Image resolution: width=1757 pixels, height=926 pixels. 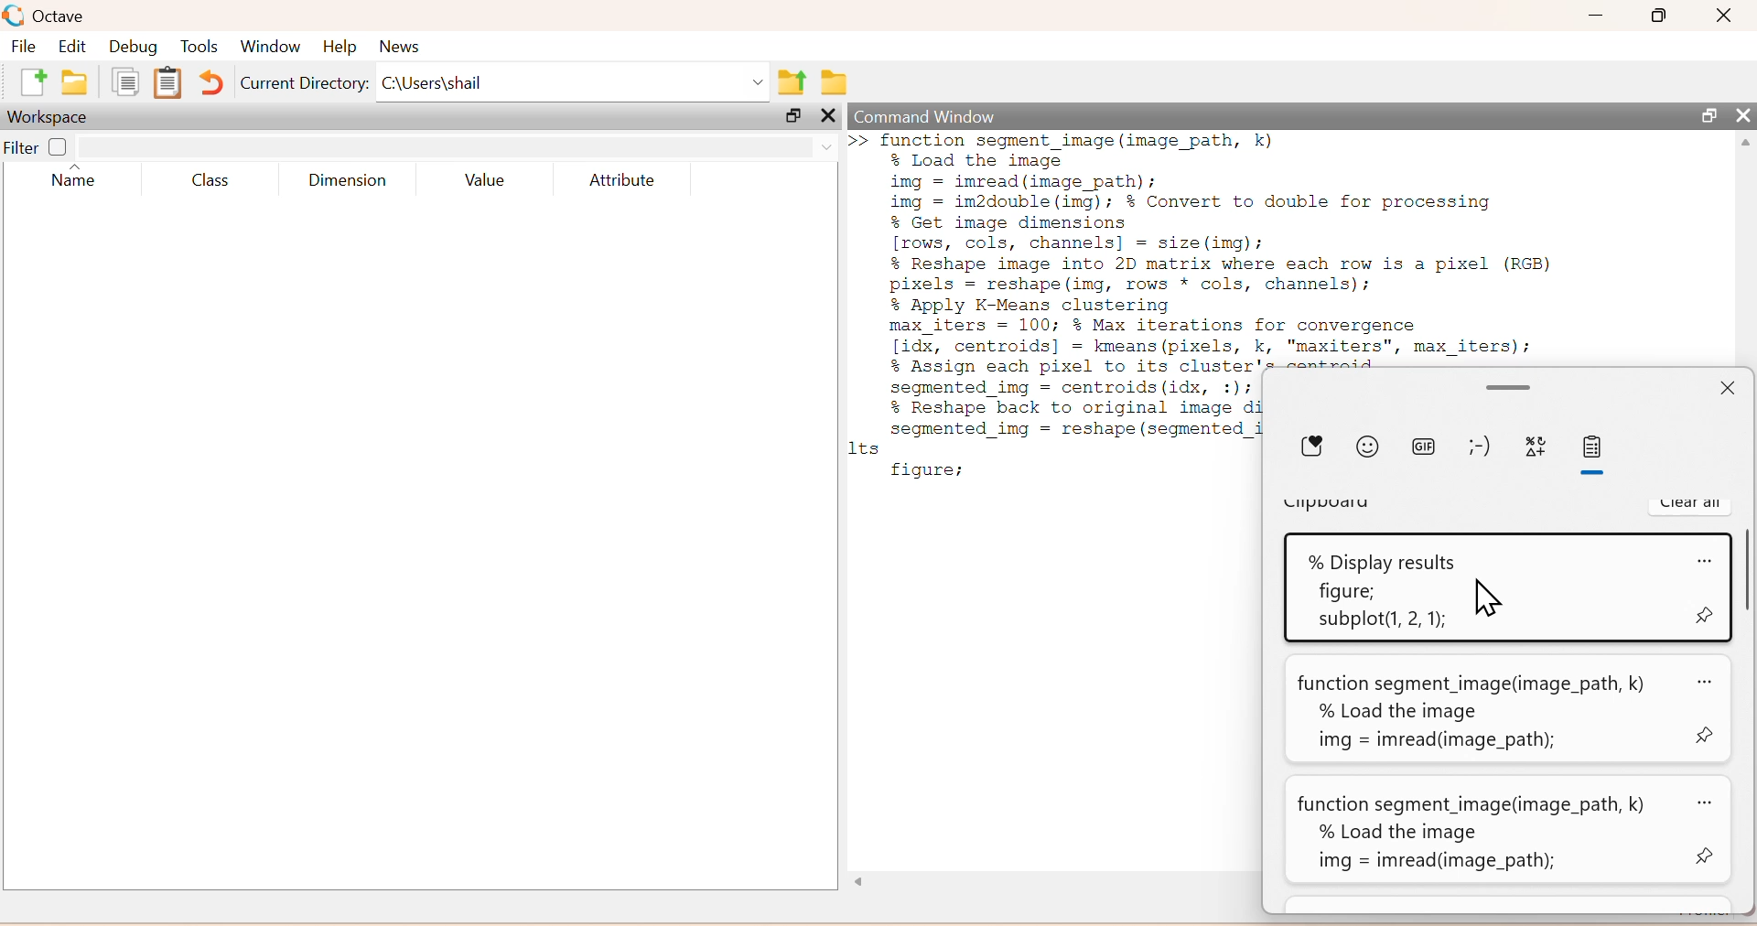 What do you see at coordinates (1210, 254) in the screenshot?
I see `function segment_image (image_path, k)% Load the imageimg = imread(image_path);img = im2double (img); % Convert to double for processing% Get image dimensions[rows, cols, channels] = size (img);% Reshape image into 2D matrix where each row is a pixel (RGB)pixels = reshape (img, rows * cols, channels);% Apply K-Means clusteringmax_iters = 100; % Max iterations for convergence[idx, centroids] = kmeans (pixels, k, "maxiters", max_iters);% Assign each pixel to its cluster's centroids` at bounding box center [1210, 254].